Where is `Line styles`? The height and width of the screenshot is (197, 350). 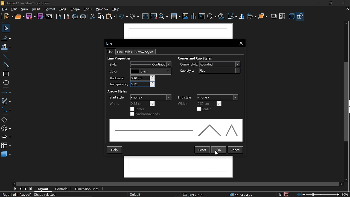
Line styles is located at coordinates (125, 52).